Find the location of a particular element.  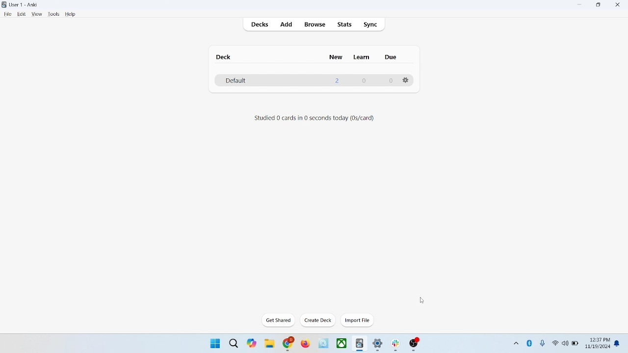

new is located at coordinates (336, 57).